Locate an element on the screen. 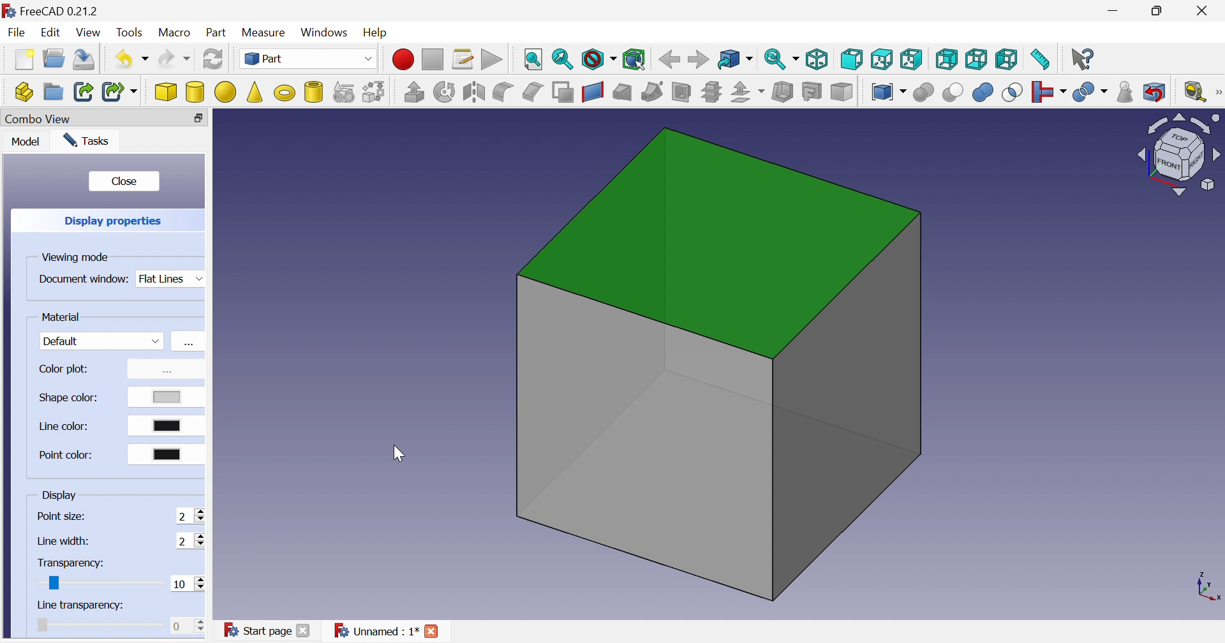 The image size is (1225, 643). Cursor is located at coordinates (398, 452).